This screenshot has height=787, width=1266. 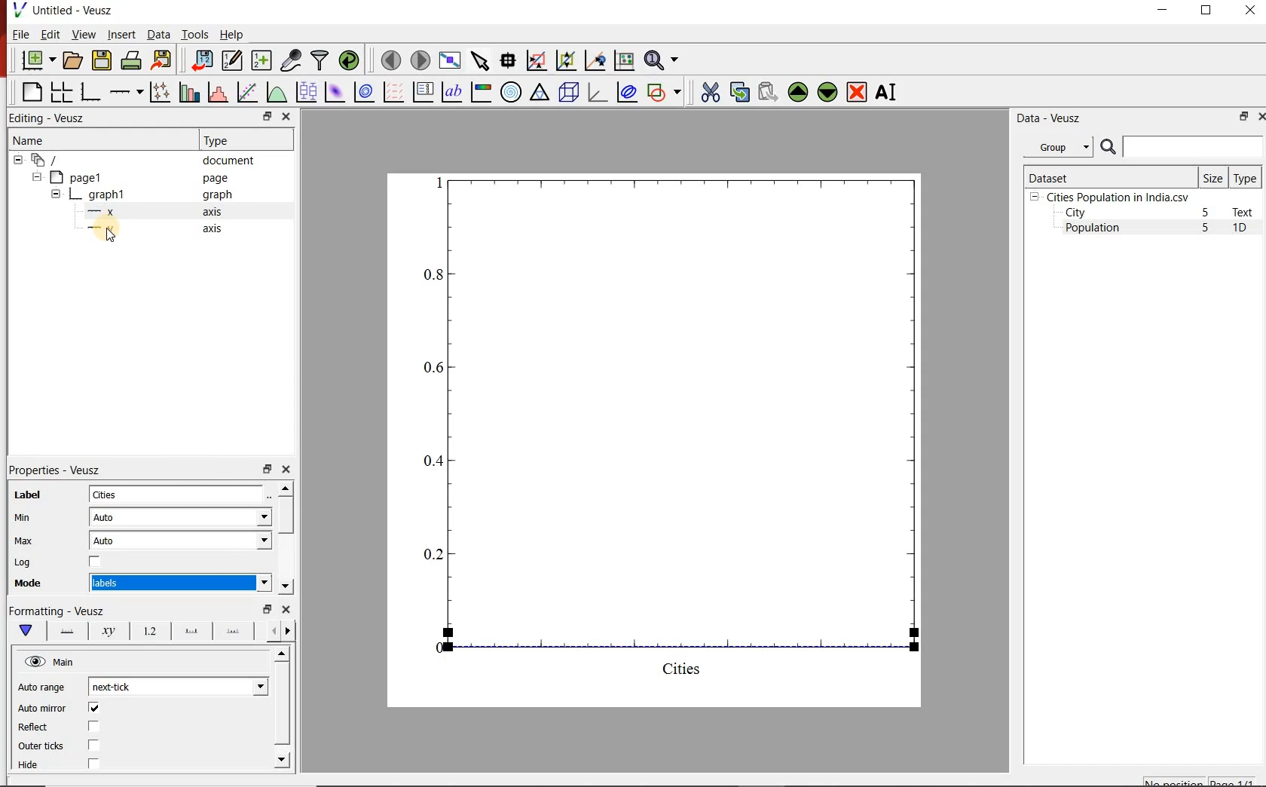 What do you see at coordinates (58, 611) in the screenshot?
I see `Formatting - Veusz` at bounding box center [58, 611].